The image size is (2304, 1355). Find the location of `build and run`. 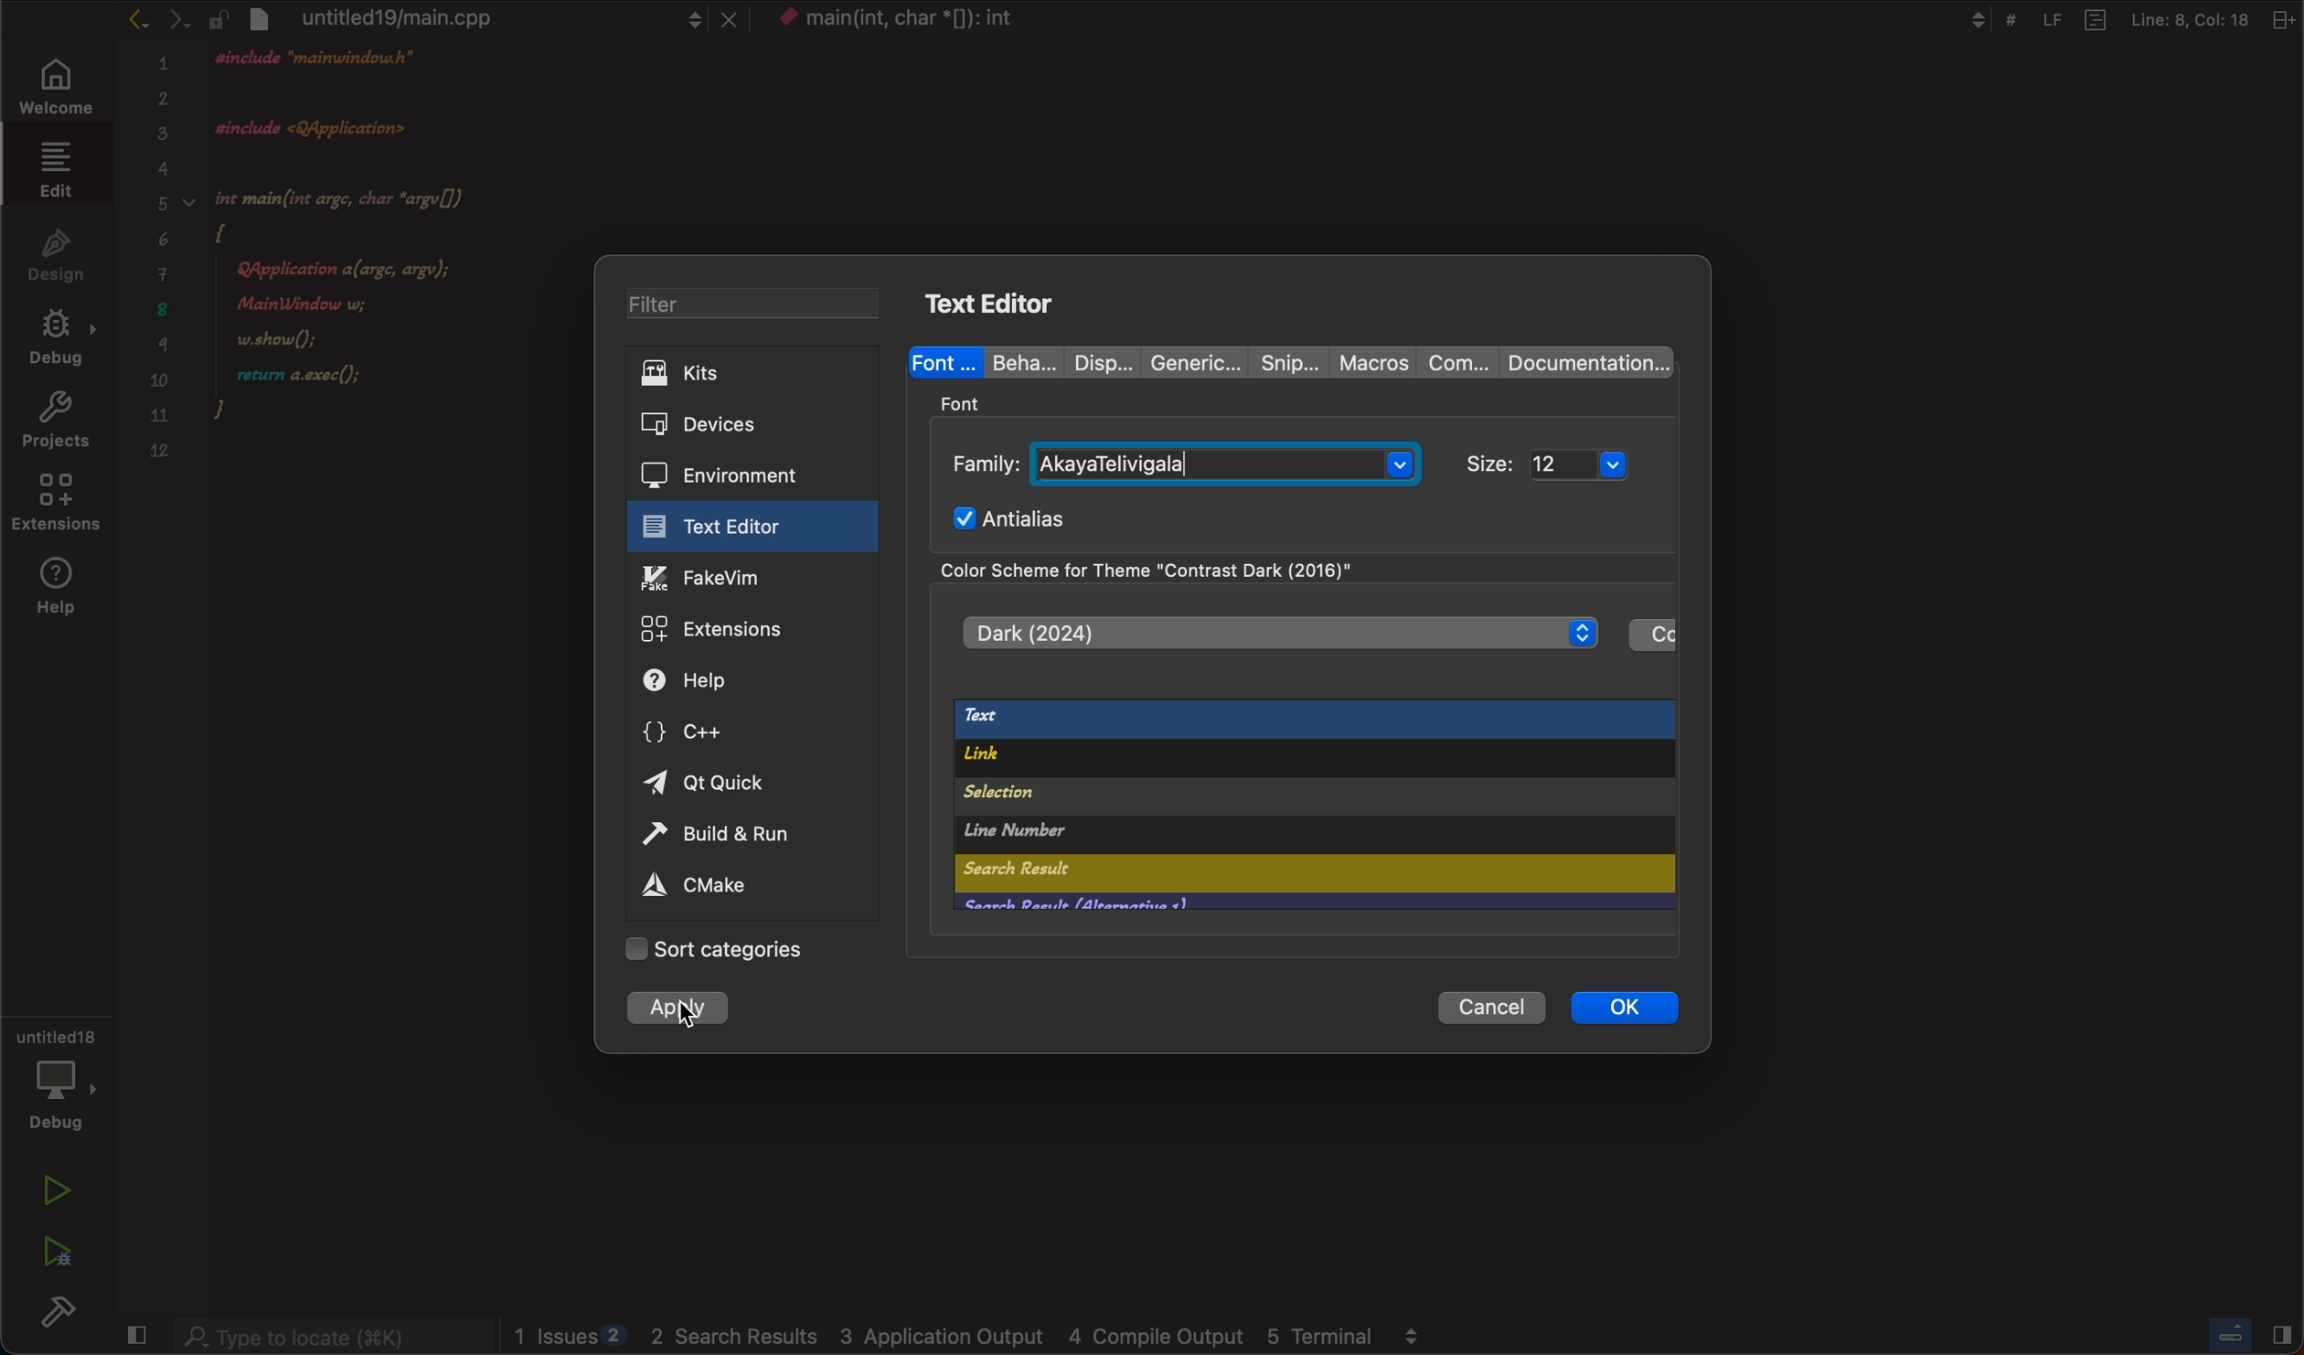

build and run is located at coordinates (738, 838).